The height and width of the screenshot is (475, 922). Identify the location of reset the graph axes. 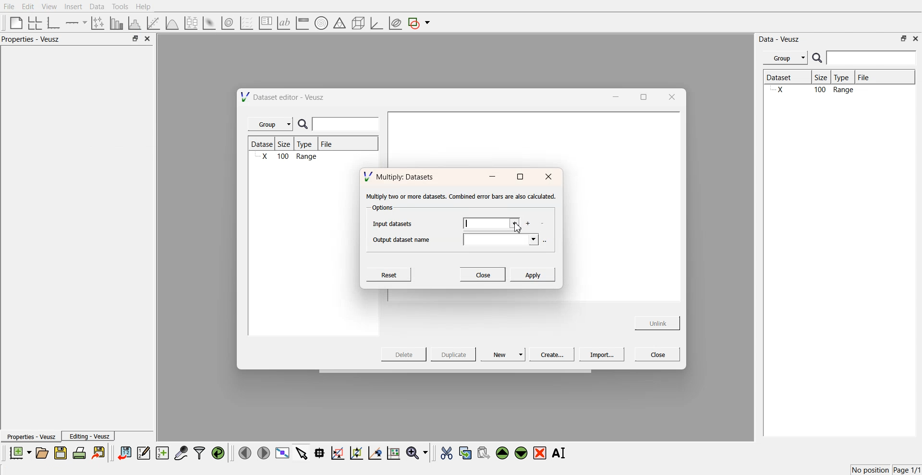
(393, 453).